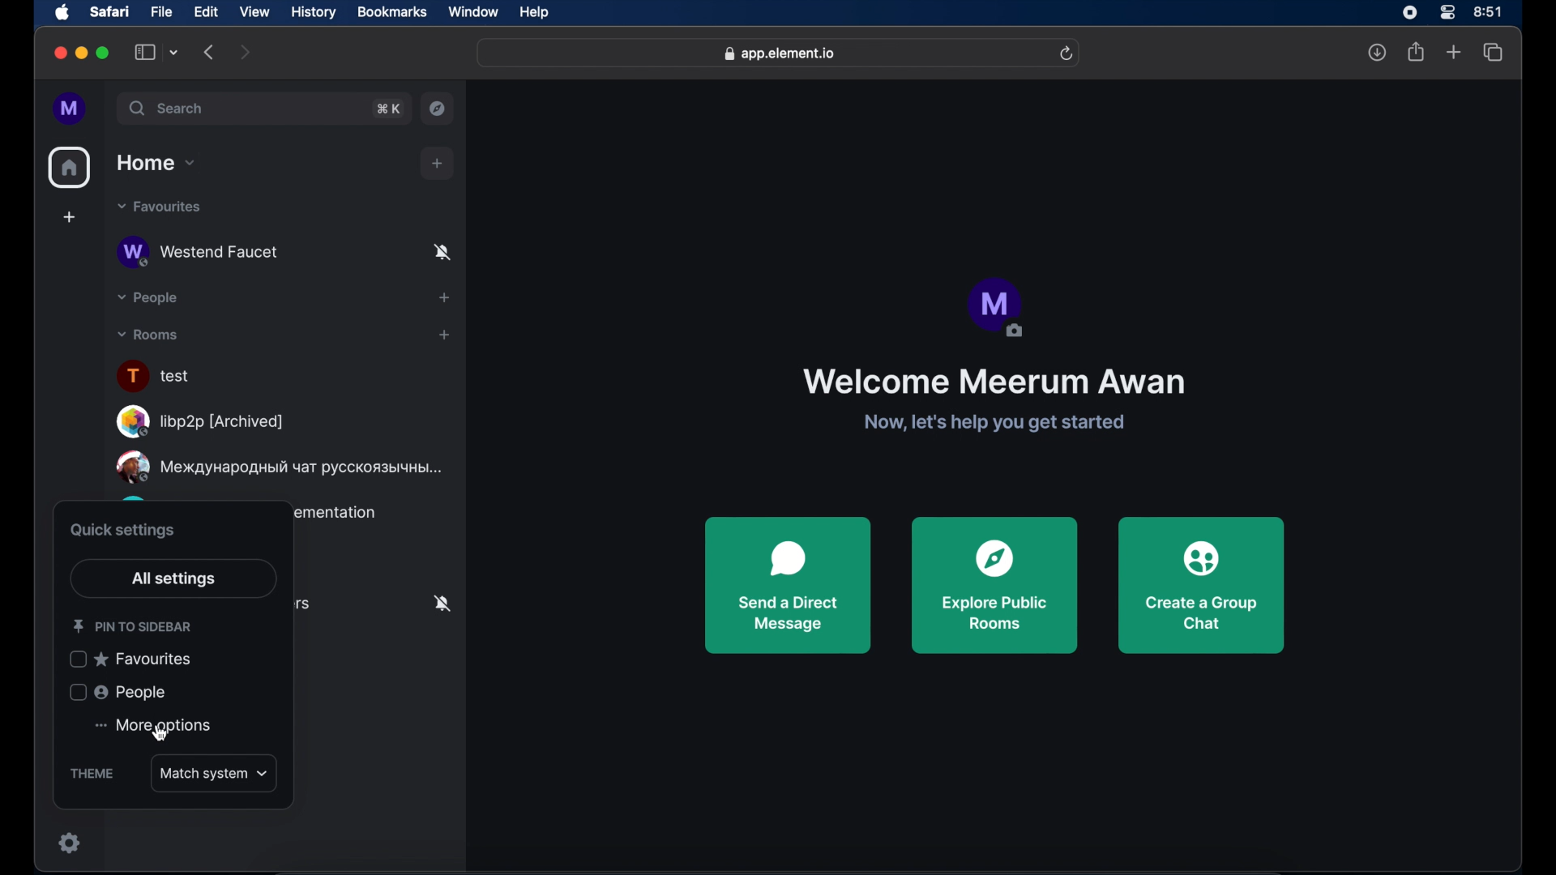 The image size is (1556, 875). Describe the element at coordinates (111, 12) in the screenshot. I see `safari` at that location.